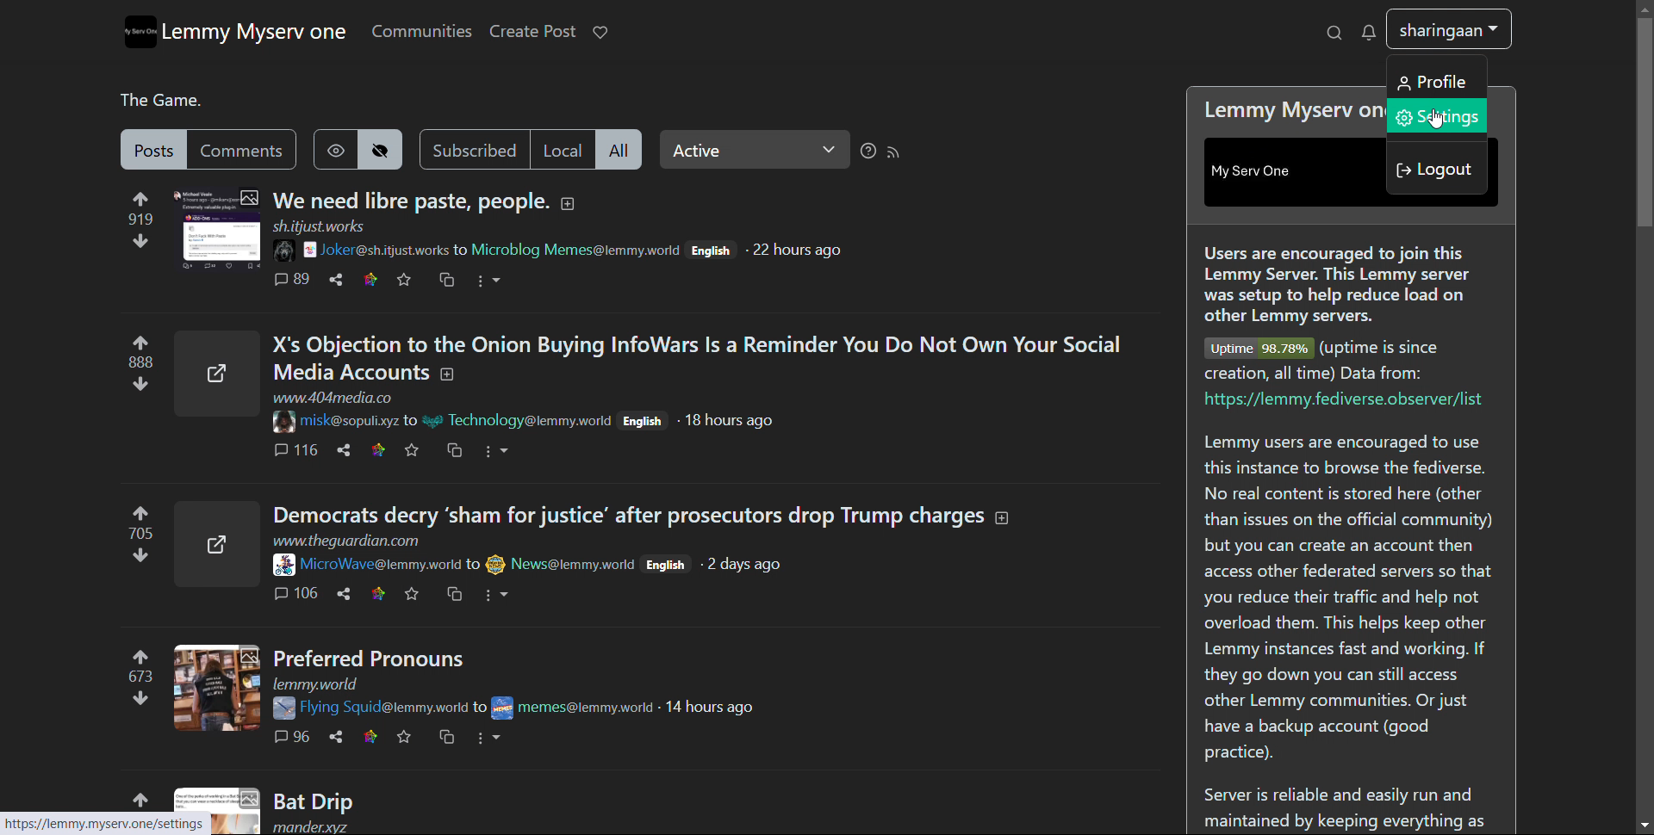 The width and height of the screenshot is (1654, 835). I want to click on 116 comments, so click(298, 448).